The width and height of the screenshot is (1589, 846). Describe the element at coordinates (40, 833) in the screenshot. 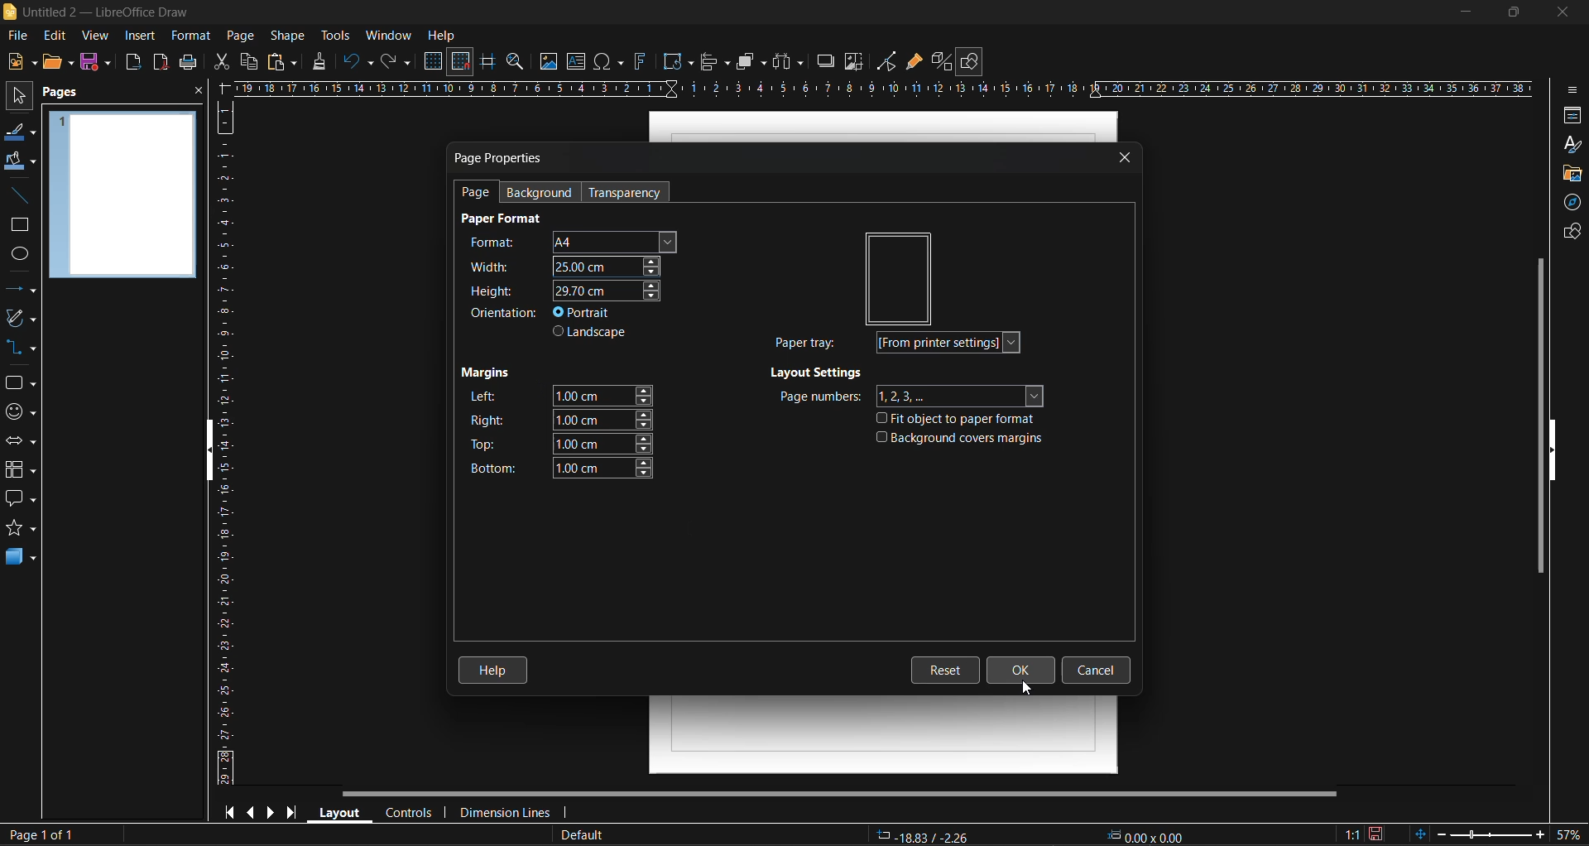

I see `page number` at that location.